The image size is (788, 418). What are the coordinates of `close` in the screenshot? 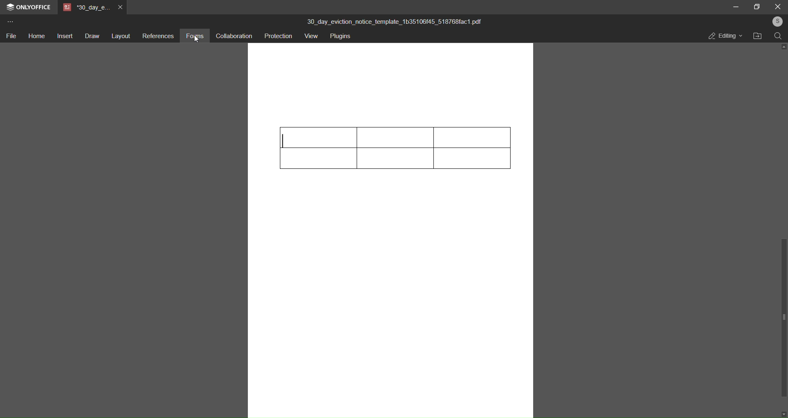 It's located at (777, 6).